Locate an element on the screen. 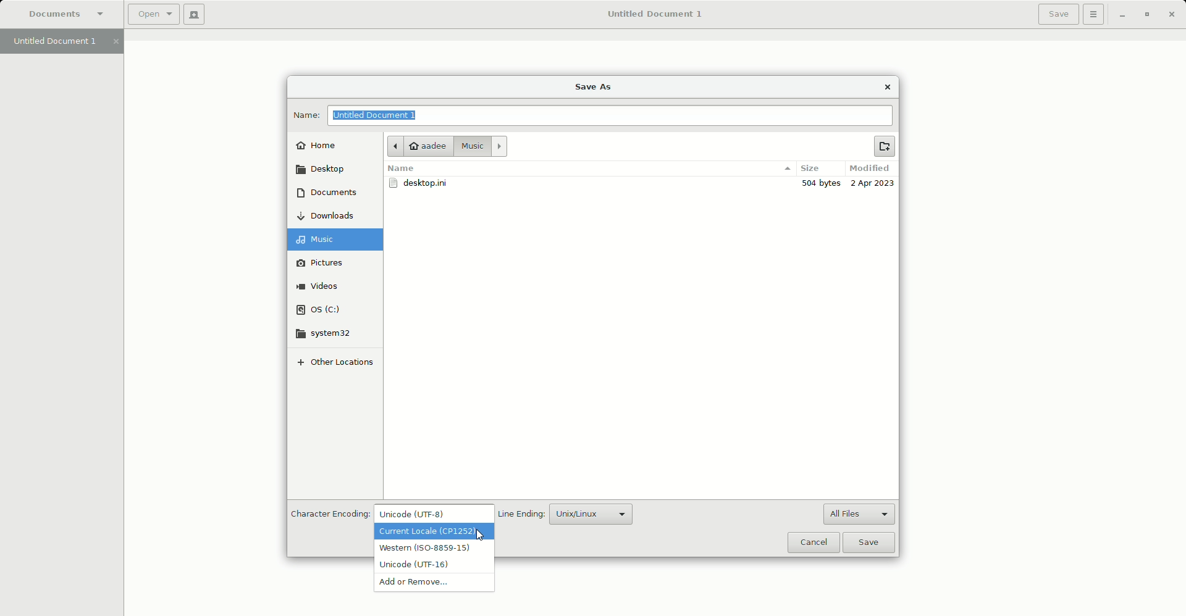 The height and width of the screenshot is (616, 1186). Documents is located at coordinates (69, 15).